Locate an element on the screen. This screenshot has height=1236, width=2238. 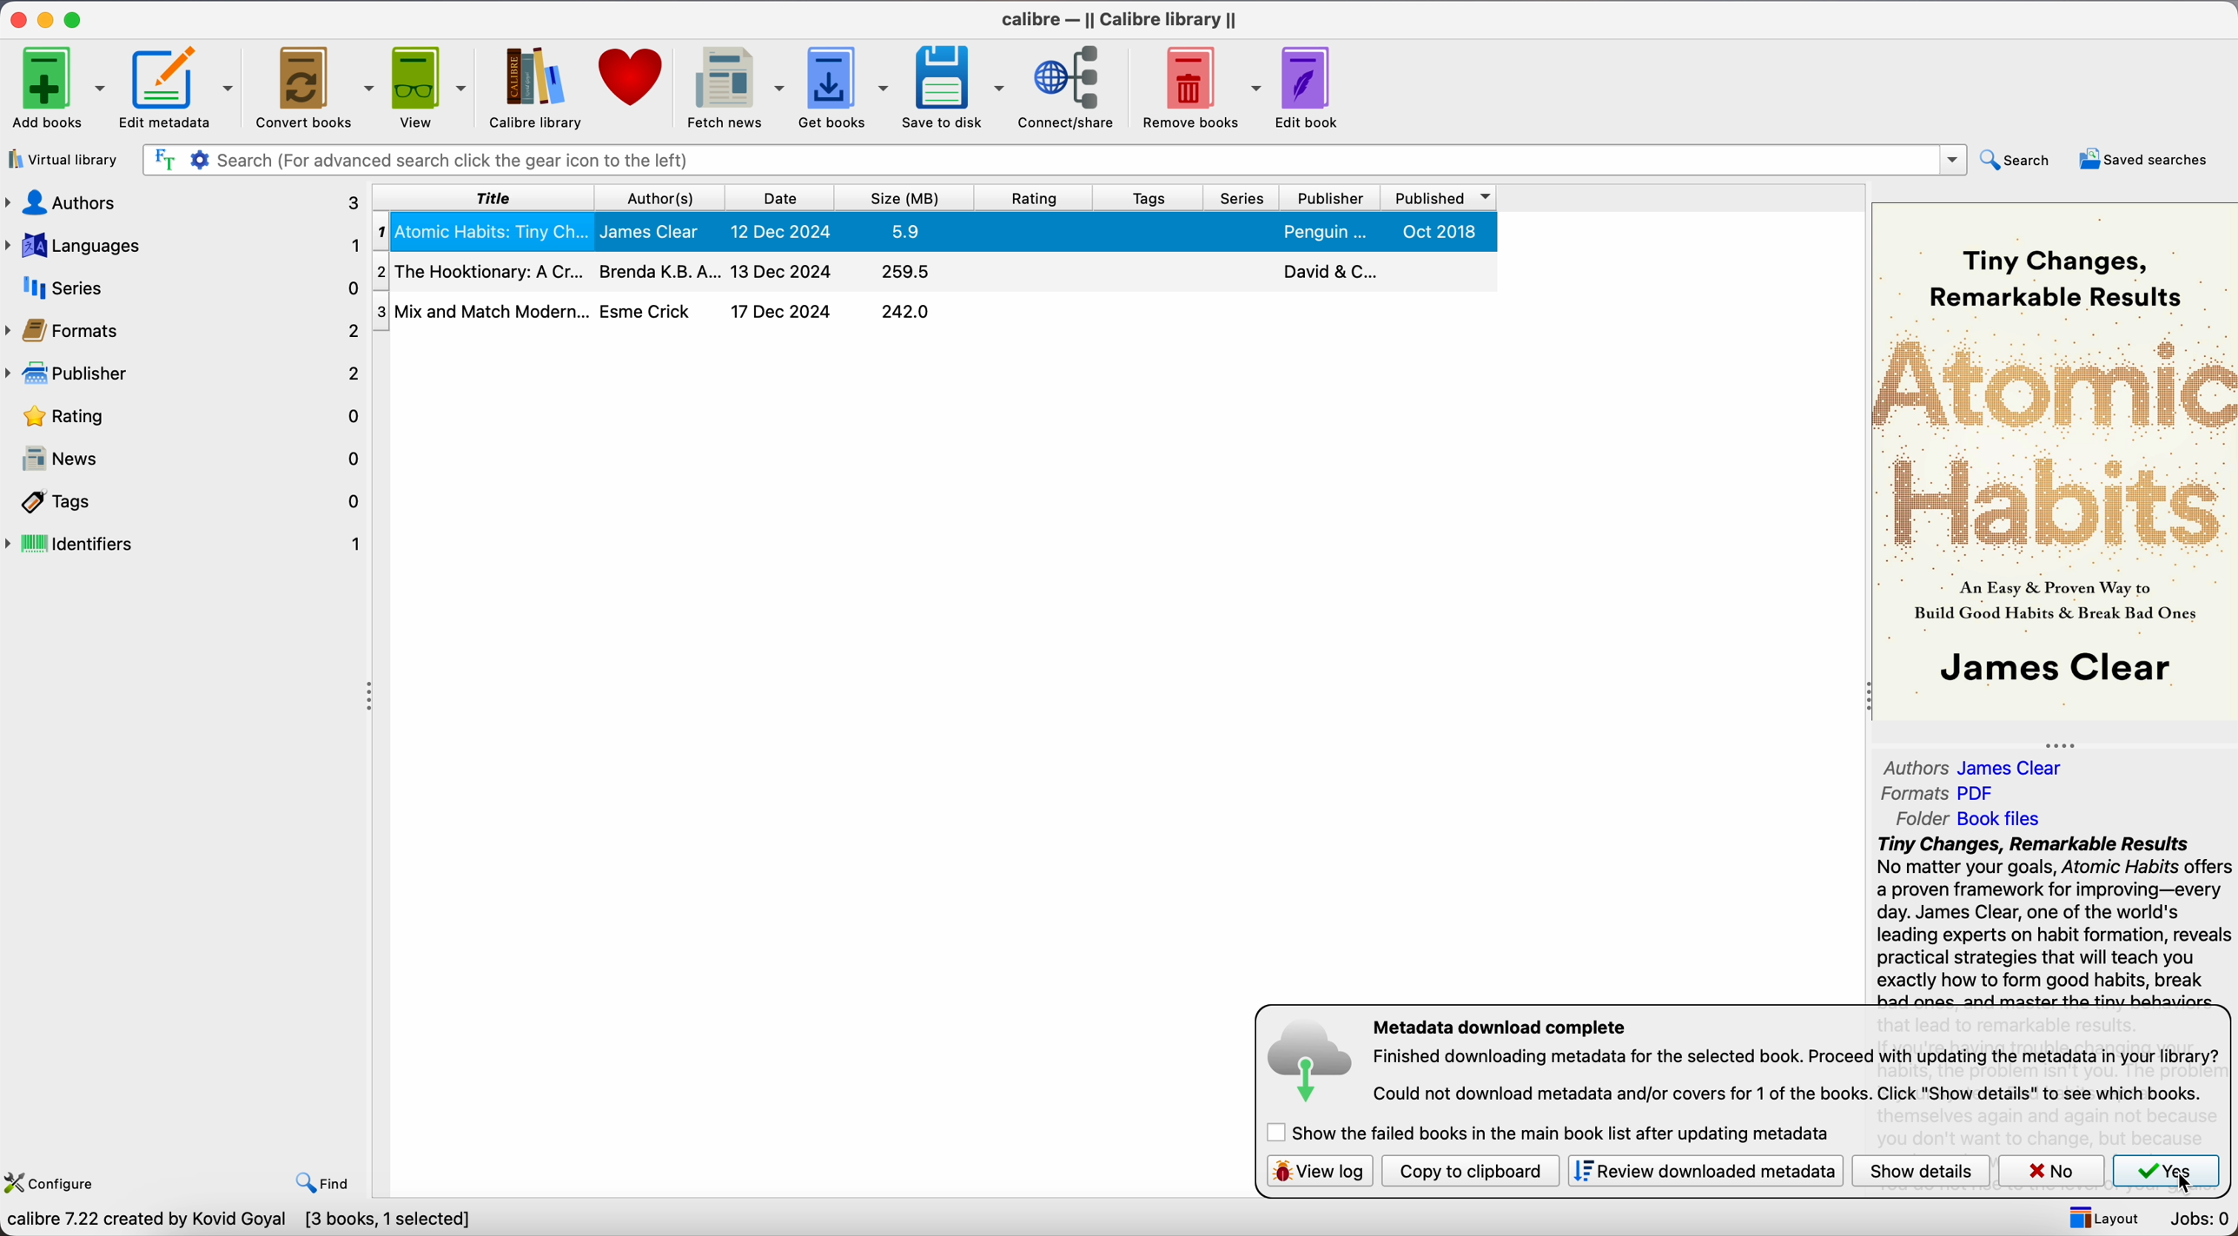
no is located at coordinates (2053, 1171).